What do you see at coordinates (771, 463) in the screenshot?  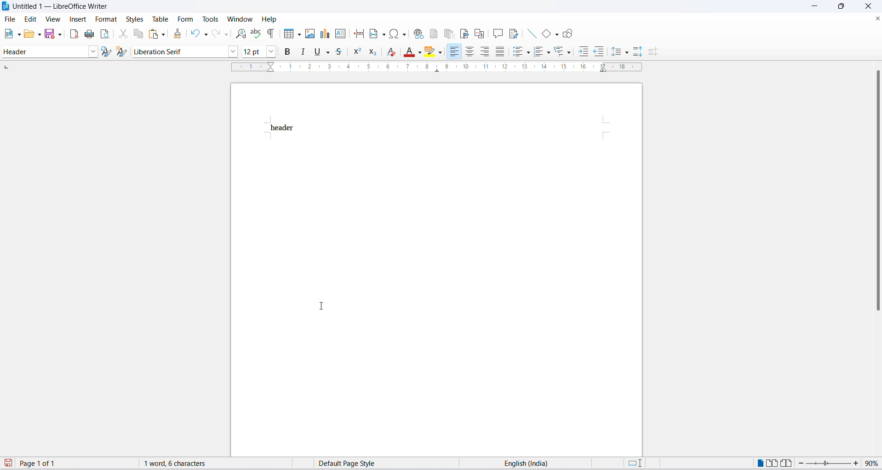 I see `multipage view` at bounding box center [771, 463].